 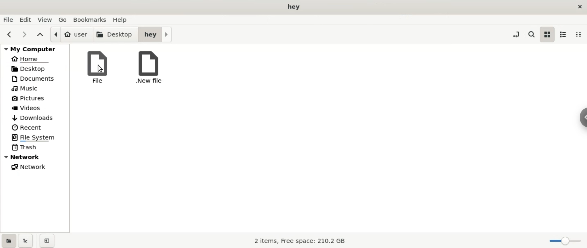 What do you see at coordinates (35, 168) in the screenshot?
I see `network` at bounding box center [35, 168].